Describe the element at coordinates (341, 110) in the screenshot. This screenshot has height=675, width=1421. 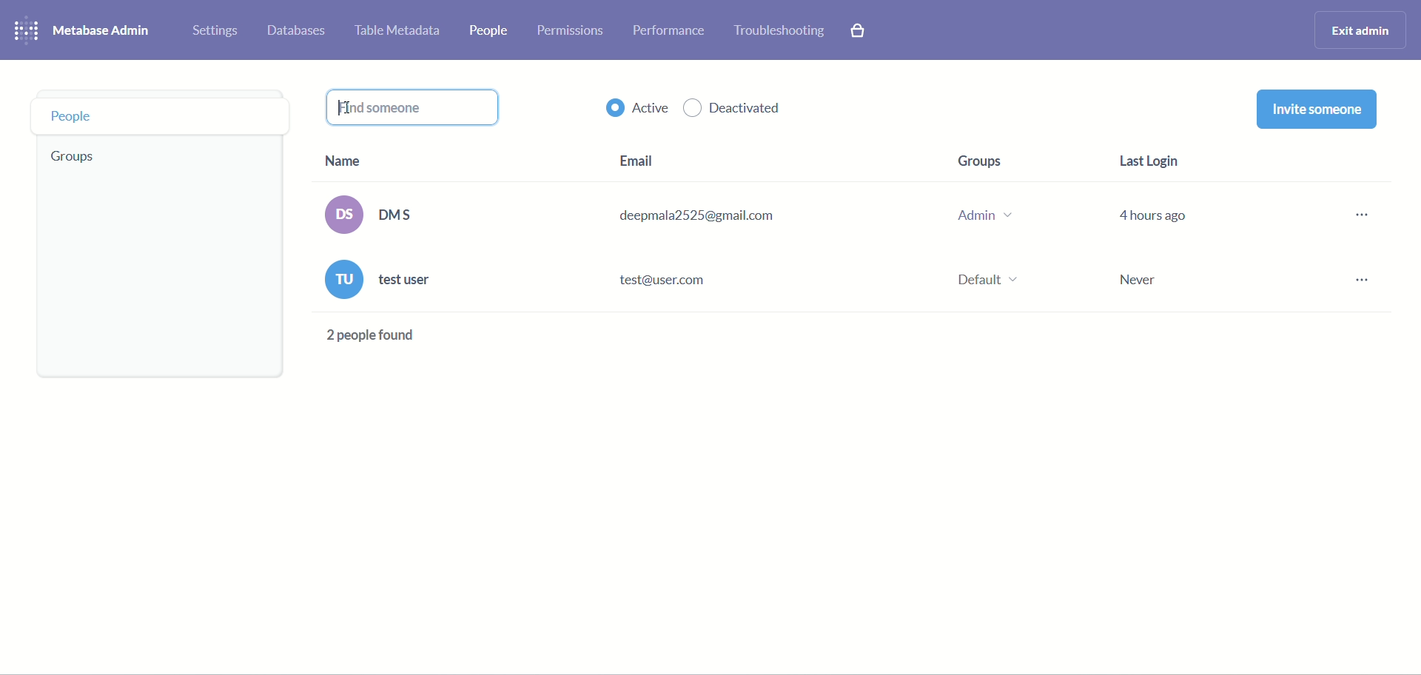
I see `cursor` at that location.